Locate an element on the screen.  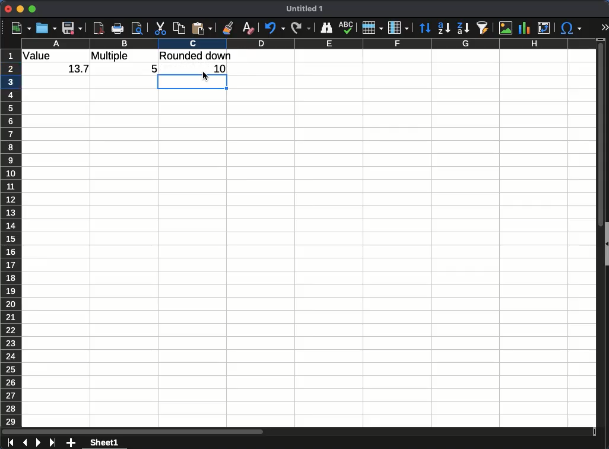
print is located at coordinates (118, 28).